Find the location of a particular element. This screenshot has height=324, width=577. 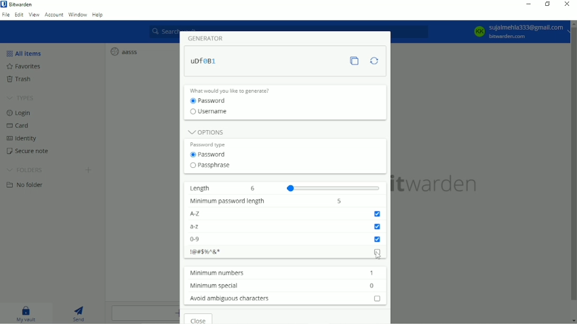

Regenerate password is located at coordinates (374, 61).